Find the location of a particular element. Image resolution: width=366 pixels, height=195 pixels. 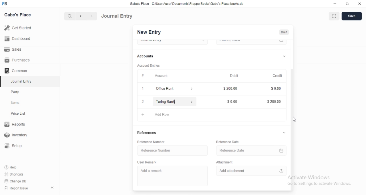

save is located at coordinates (351, 17).